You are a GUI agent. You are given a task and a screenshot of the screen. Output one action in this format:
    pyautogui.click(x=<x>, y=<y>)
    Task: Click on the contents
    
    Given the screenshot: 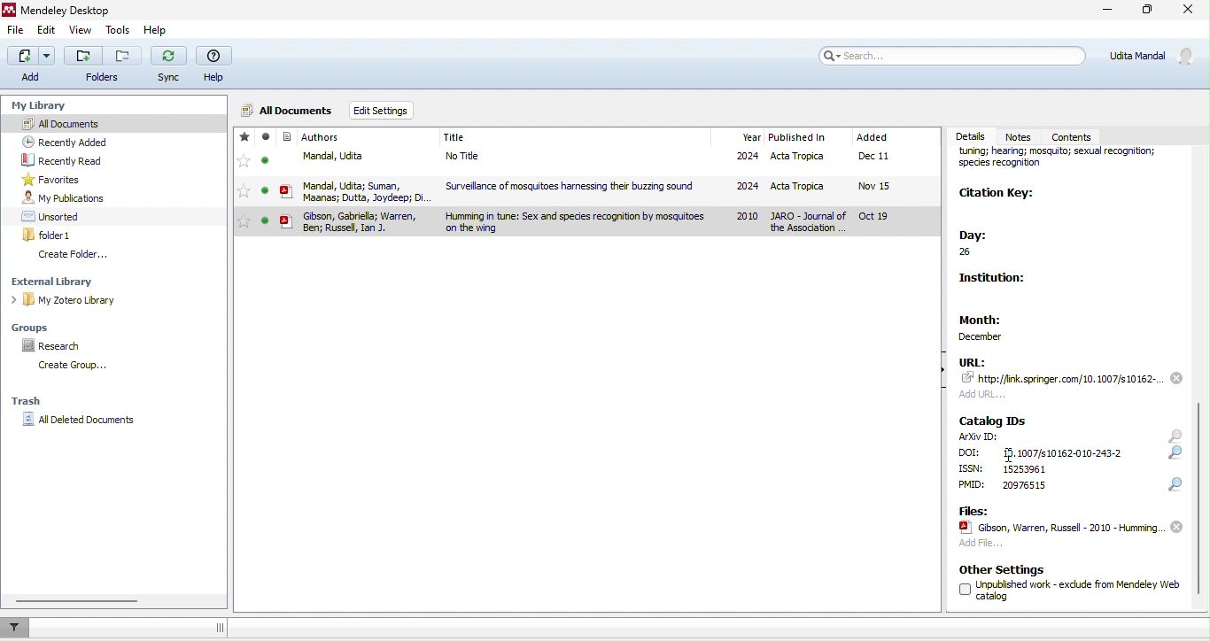 What is the action you would take?
    pyautogui.click(x=1080, y=135)
    